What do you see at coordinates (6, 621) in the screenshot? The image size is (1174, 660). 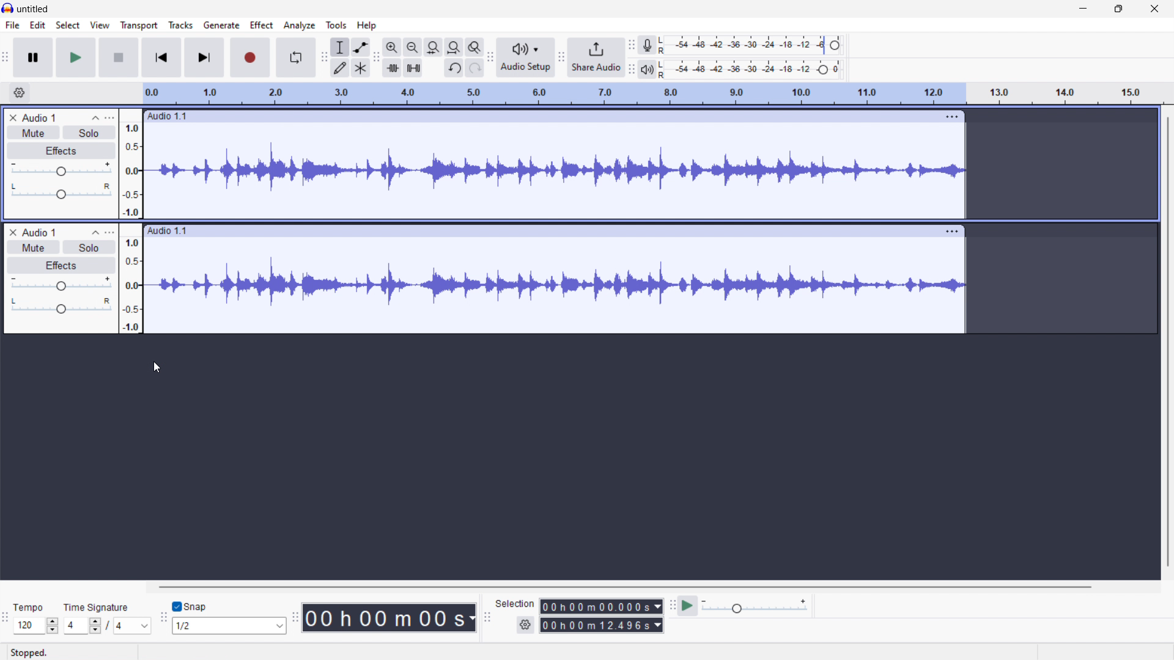 I see `time signature toolbar` at bounding box center [6, 621].